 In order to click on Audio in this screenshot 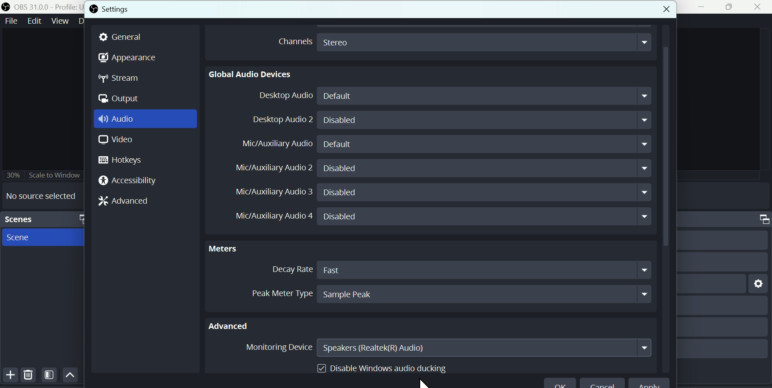, I will do `click(120, 120)`.